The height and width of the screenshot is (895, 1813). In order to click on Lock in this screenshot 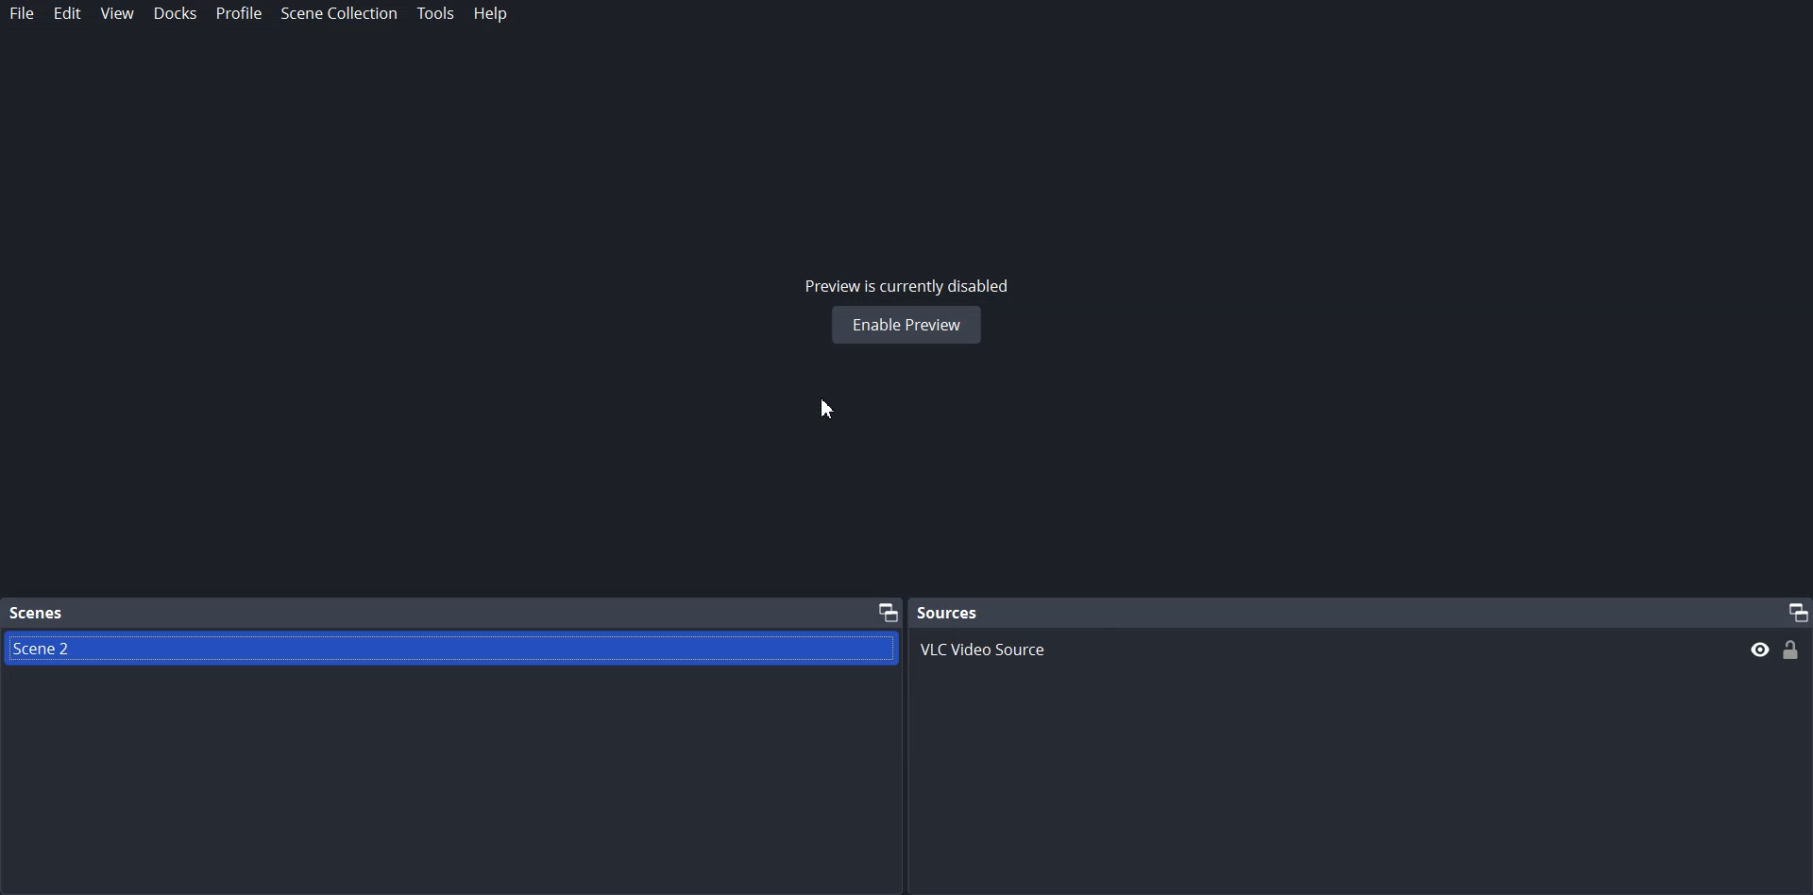, I will do `click(1792, 650)`.